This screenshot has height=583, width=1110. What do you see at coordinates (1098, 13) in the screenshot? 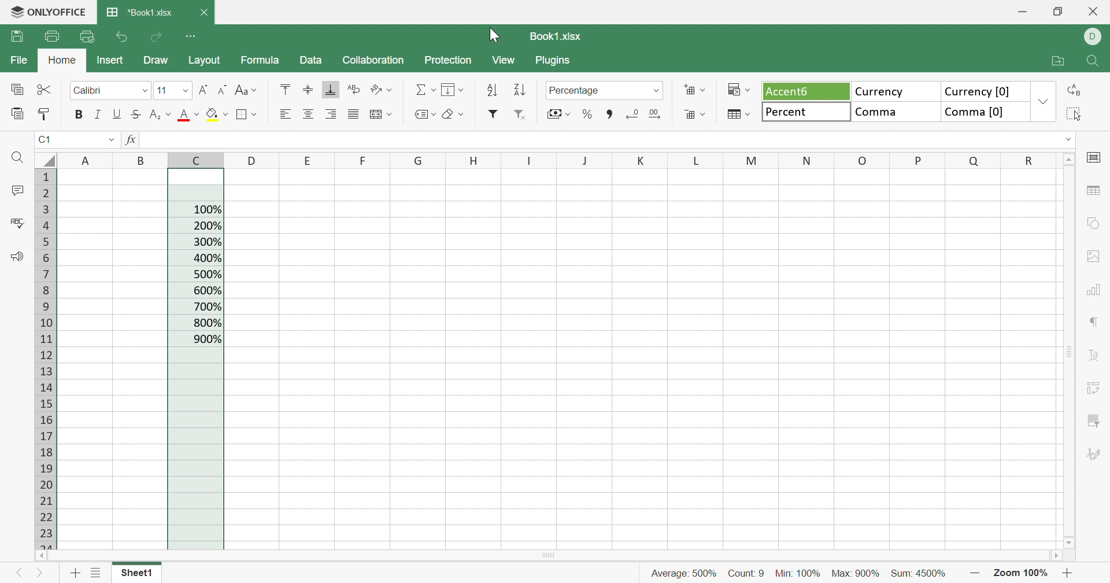
I see `Close` at bounding box center [1098, 13].